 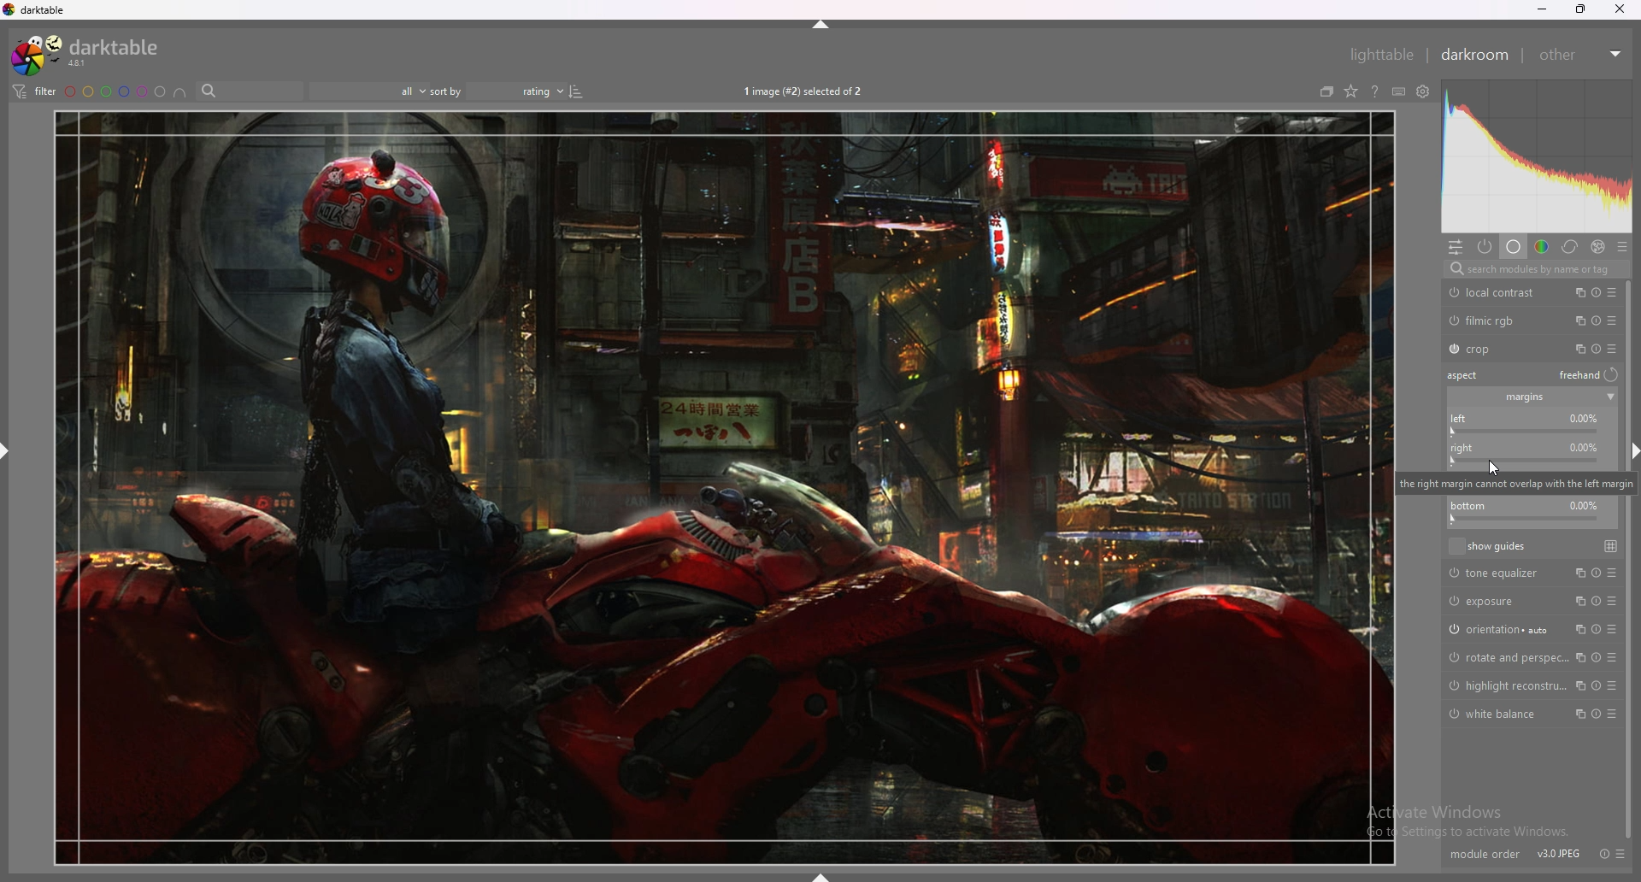 What do you see at coordinates (1591, 376) in the screenshot?
I see `freehand` at bounding box center [1591, 376].